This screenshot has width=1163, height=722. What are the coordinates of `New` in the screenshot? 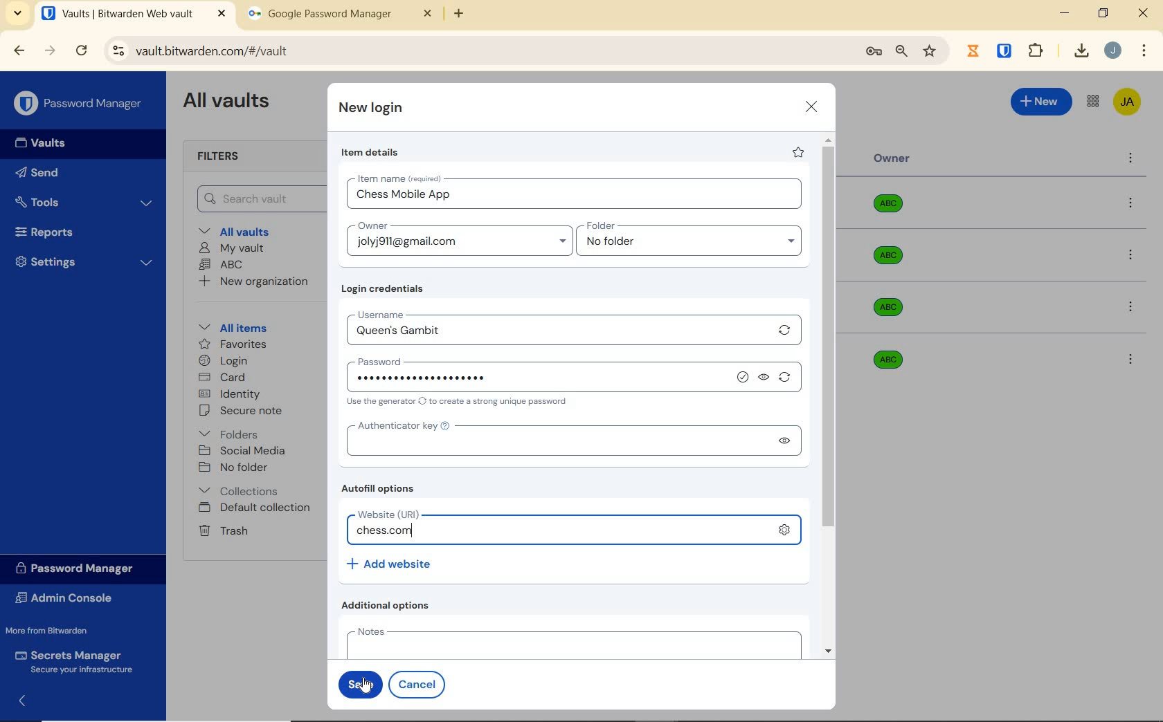 It's located at (1042, 100).